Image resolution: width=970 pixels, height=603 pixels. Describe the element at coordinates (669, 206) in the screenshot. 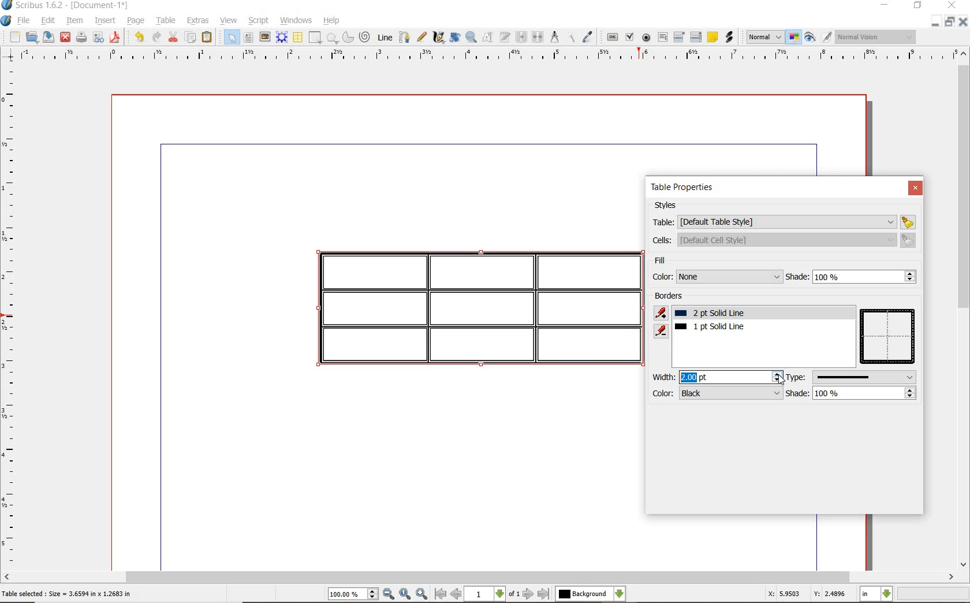

I see `styles` at that location.